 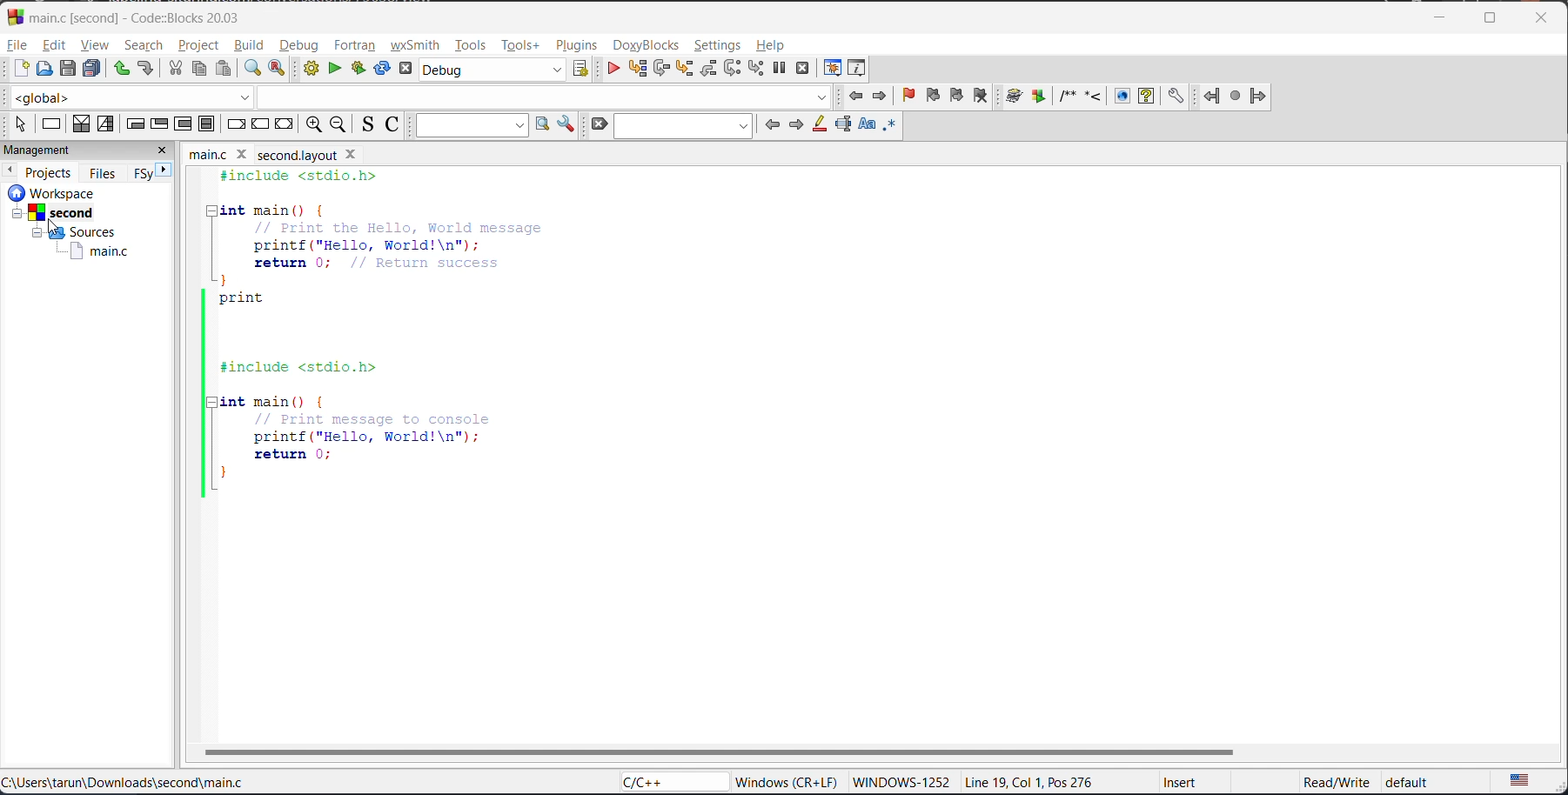 I want to click on search, so click(x=141, y=45).